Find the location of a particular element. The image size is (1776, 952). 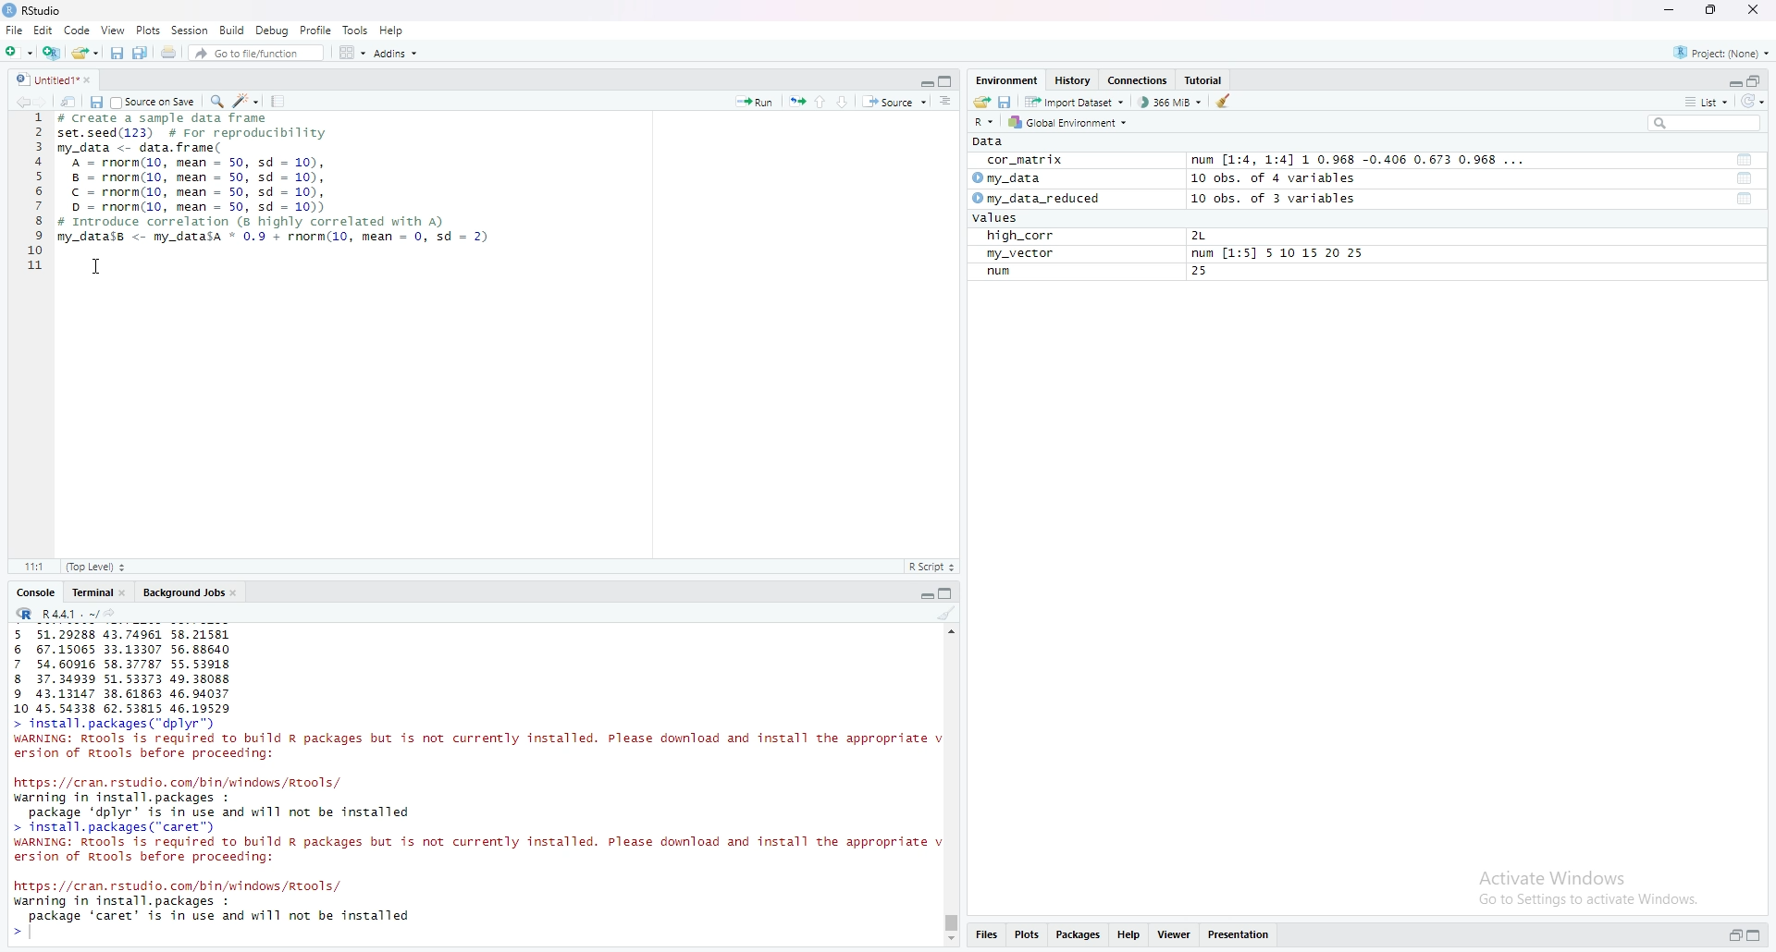

save is located at coordinates (94, 102).